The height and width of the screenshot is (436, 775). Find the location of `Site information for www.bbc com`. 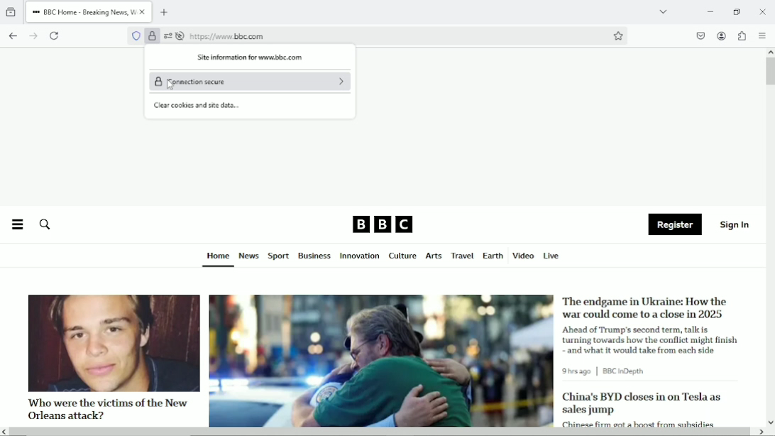

Site information for www.bbc com is located at coordinates (248, 58).